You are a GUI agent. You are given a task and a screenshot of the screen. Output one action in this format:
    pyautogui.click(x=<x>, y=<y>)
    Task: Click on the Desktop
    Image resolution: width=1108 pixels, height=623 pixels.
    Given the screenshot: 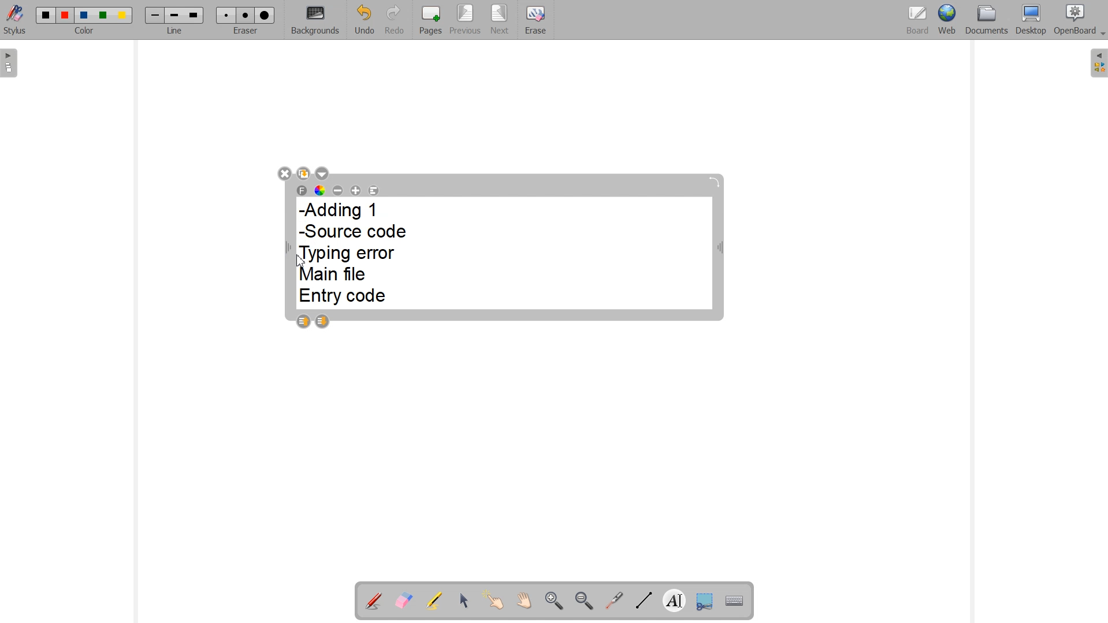 What is the action you would take?
    pyautogui.click(x=1031, y=21)
    